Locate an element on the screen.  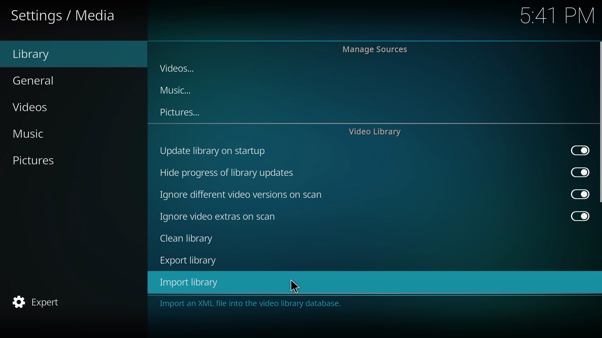
ignore different video versions on scan is located at coordinates (372, 194).